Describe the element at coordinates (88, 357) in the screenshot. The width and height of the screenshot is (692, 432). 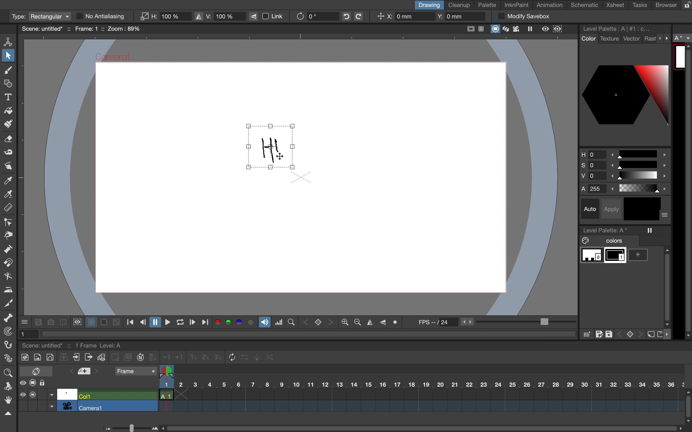
I see `open x subsheet` at that location.